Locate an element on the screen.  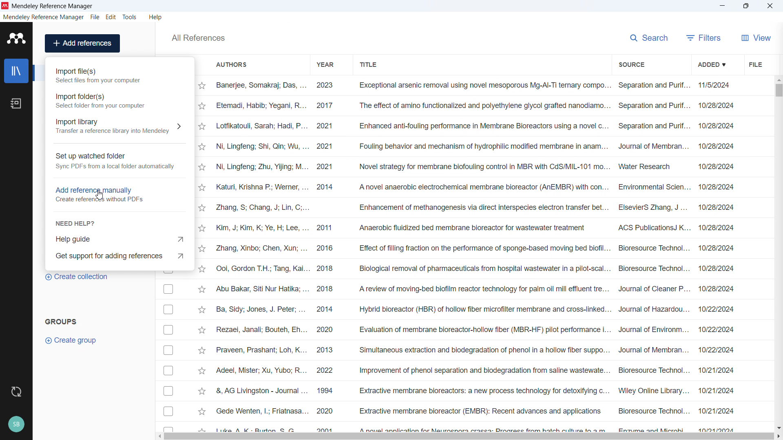
Library  is located at coordinates (16, 71).